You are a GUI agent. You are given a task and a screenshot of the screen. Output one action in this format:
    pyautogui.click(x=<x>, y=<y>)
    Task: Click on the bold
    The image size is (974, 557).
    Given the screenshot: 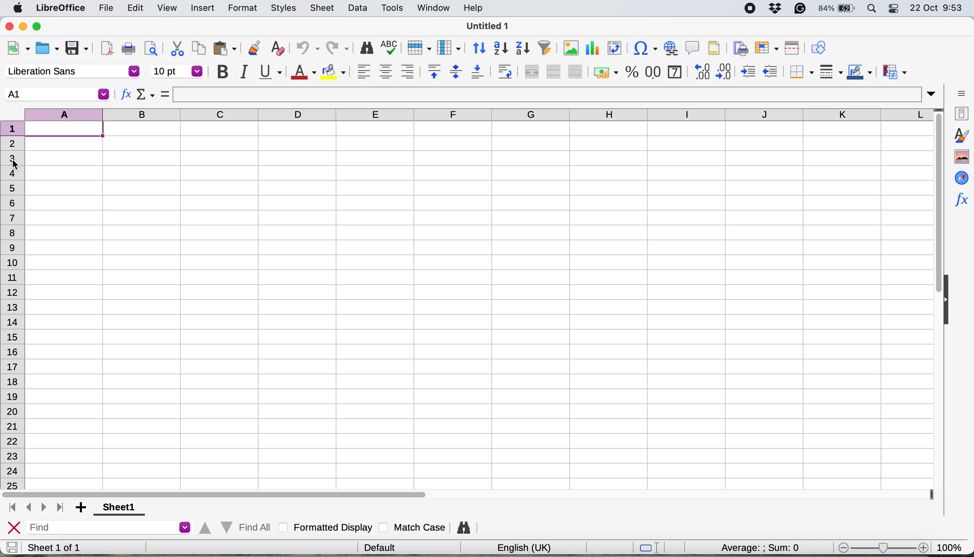 What is the action you would take?
    pyautogui.click(x=222, y=72)
    